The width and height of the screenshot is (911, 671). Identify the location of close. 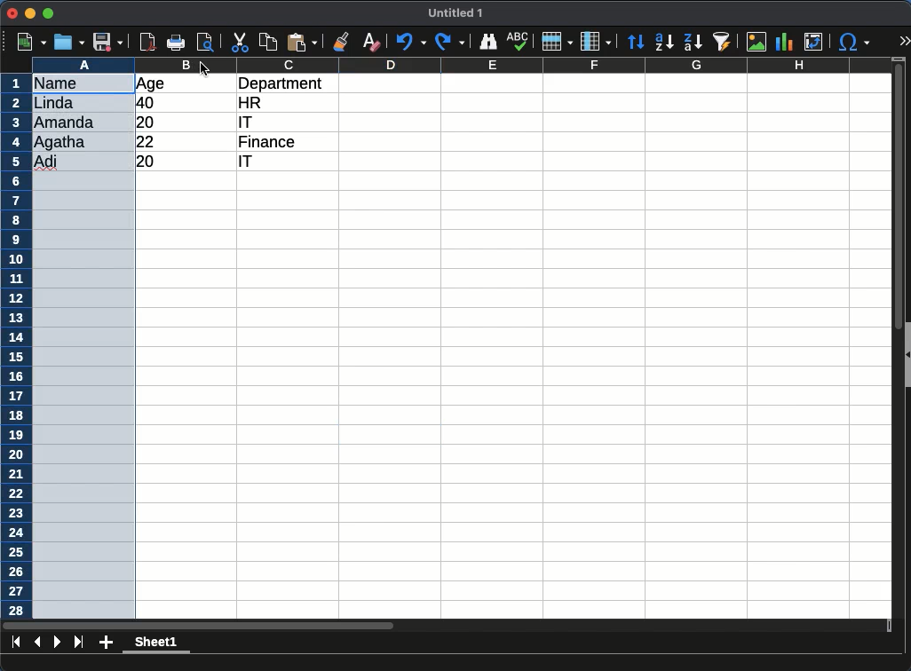
(12, 14).